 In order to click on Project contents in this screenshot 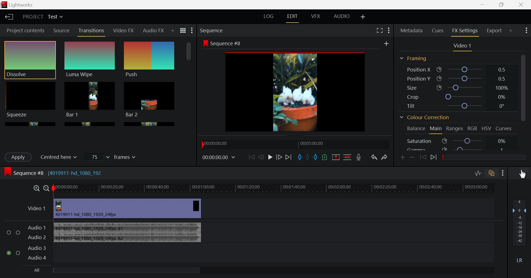, I will do `click(23, 30)`.